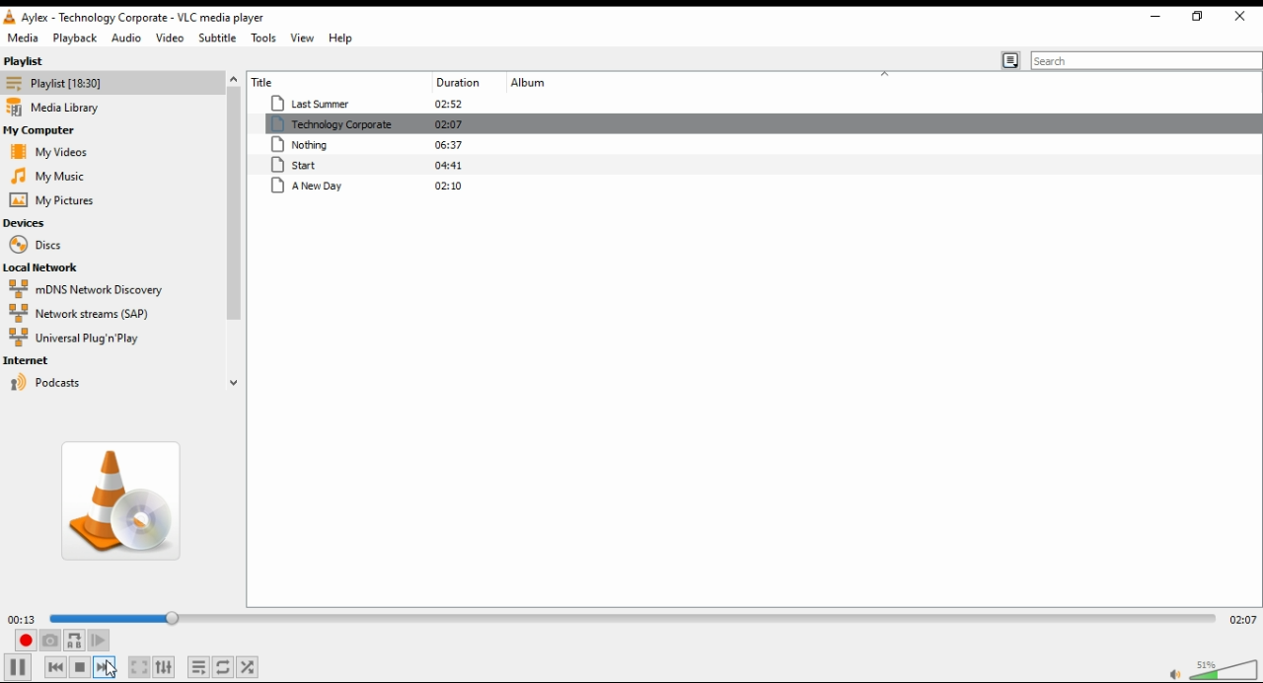 This screenshot has height=683, width=1263. Describe the element at coordinates (301, 38) in the screenshot. I see `view` at that location.